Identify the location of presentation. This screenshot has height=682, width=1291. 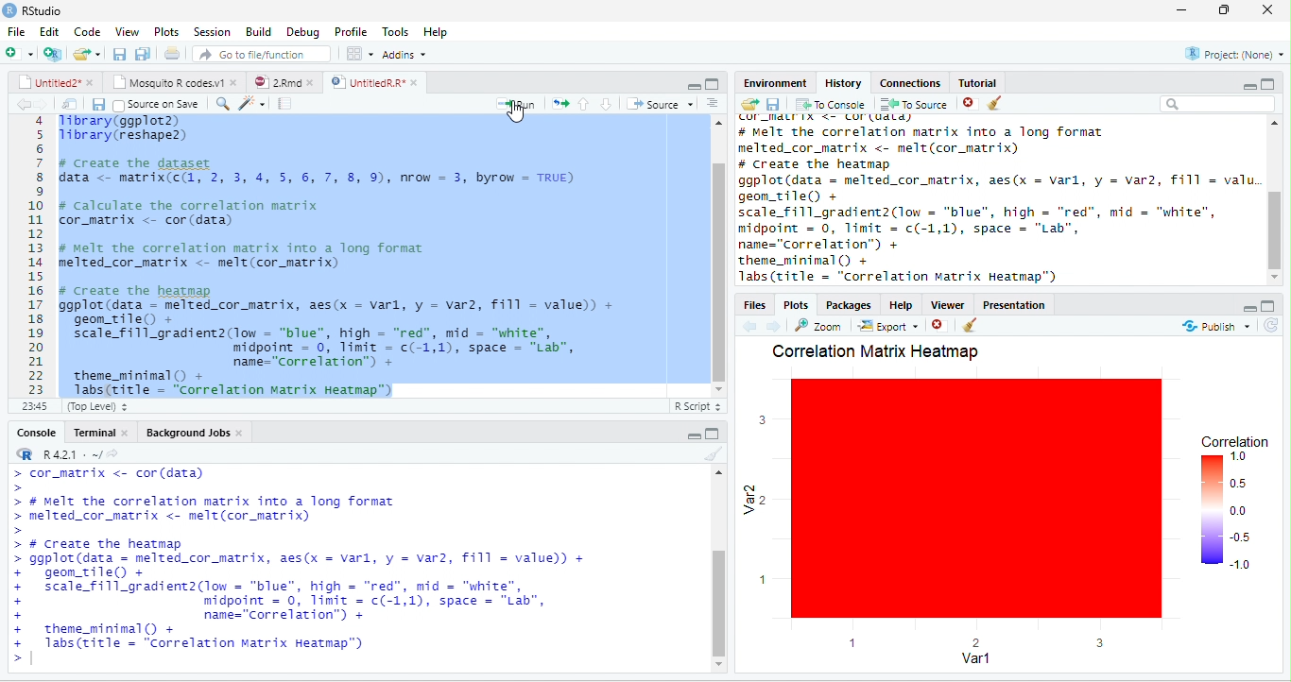
(1018, 302).